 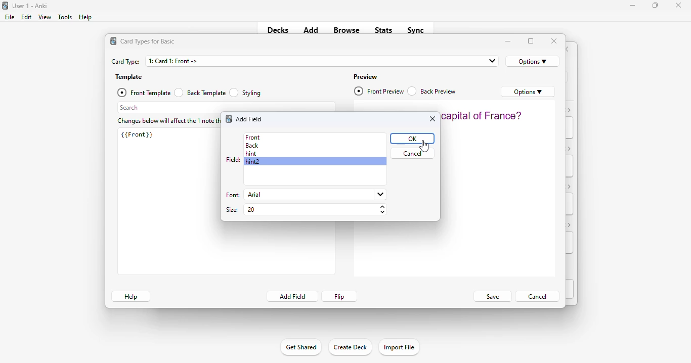 What do you see at coordinates (678, 5) in the screenshot?
I see `close` at bounding box center [678, 5].